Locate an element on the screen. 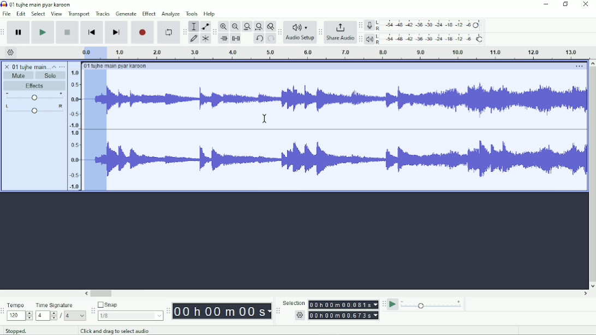 Image resolution: width=596 pixels, height=335 pixels. Setting Logo is located at coordinates (299, 316).